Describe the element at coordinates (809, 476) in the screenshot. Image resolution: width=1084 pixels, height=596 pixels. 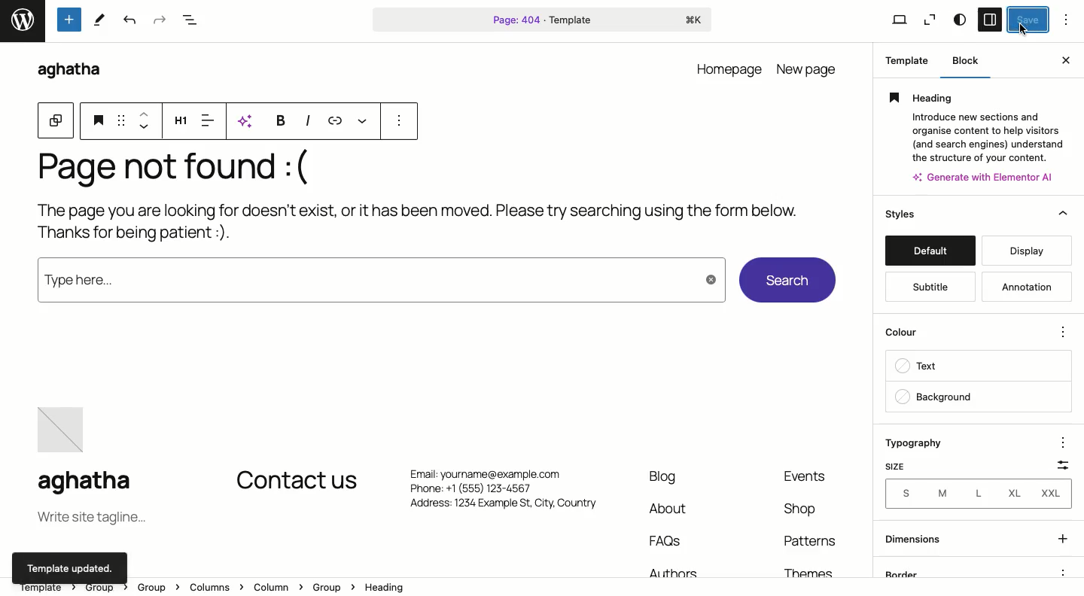
I see `event` at that location.